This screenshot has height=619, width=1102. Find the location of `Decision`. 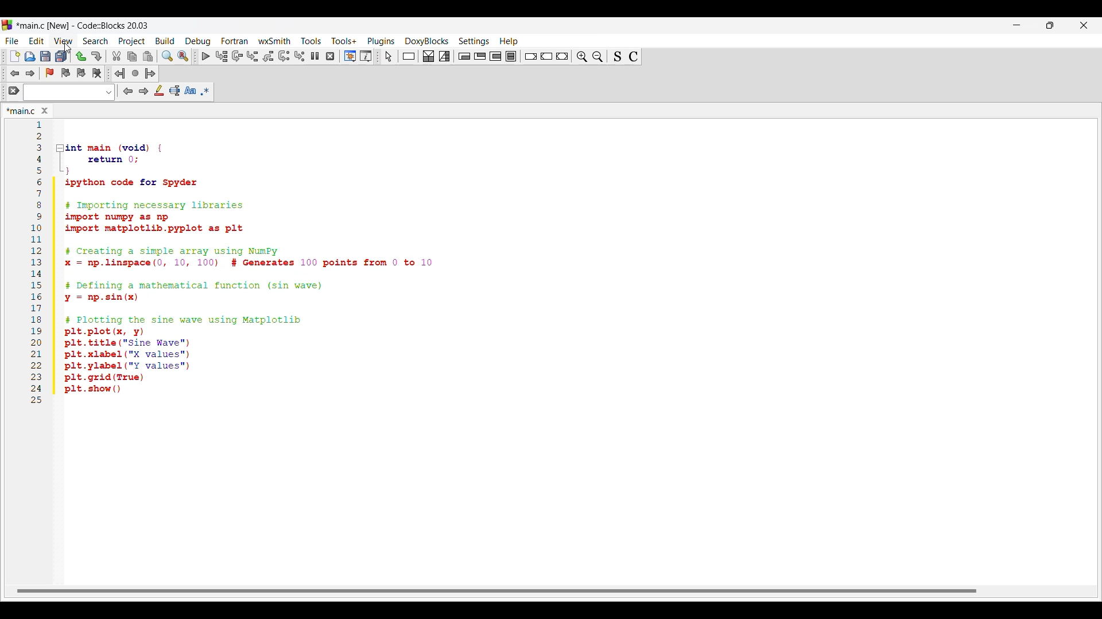

Decision is located at coordinates (429, 56).